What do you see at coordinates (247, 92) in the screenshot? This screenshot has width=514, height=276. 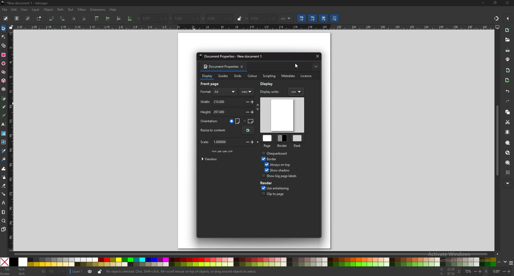 I see `mm` at bounding box center [247, 92].